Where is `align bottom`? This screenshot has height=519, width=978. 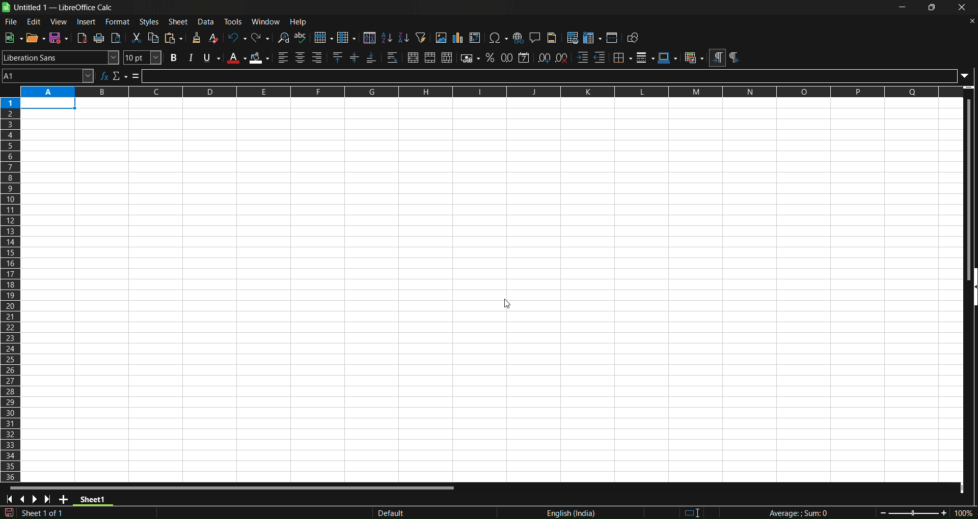
align bottom is located at coordinates (371, 59).